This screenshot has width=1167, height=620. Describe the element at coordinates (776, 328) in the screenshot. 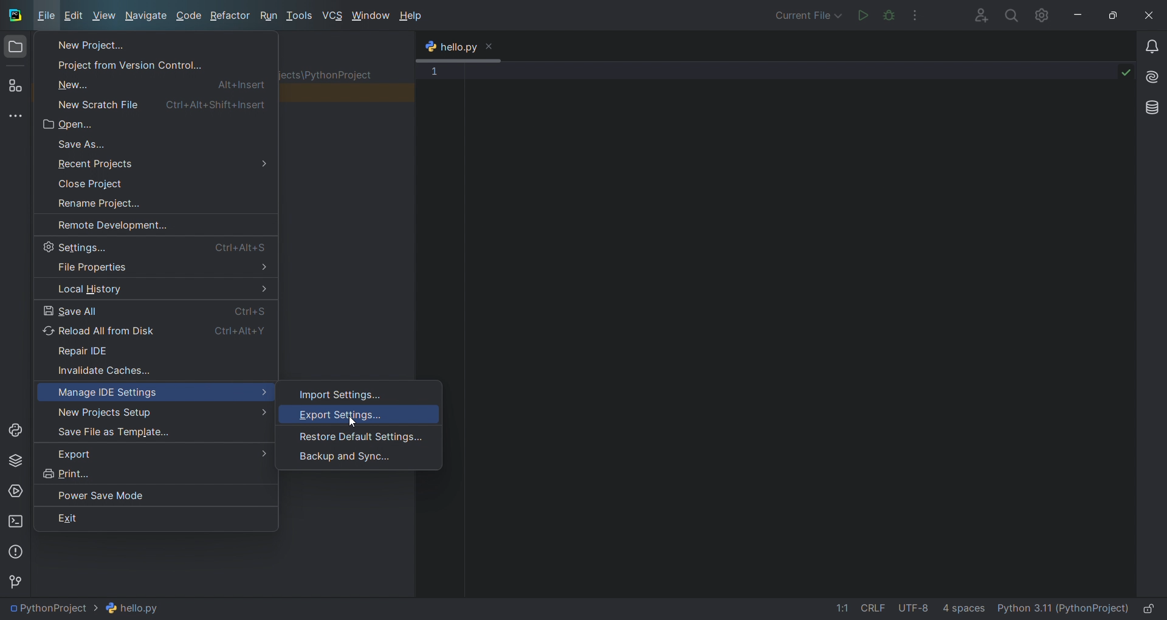

I see `code editor` at that location.